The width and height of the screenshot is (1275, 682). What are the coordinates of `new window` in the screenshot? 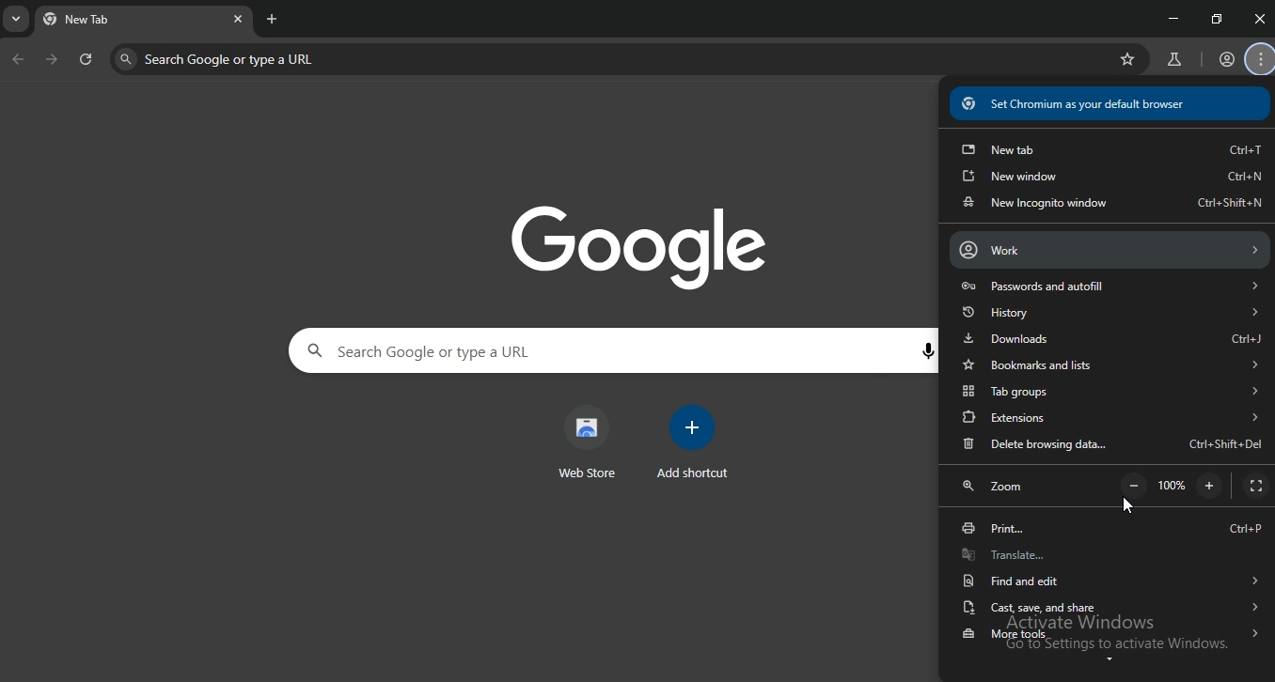 It's located at (1110, 178).